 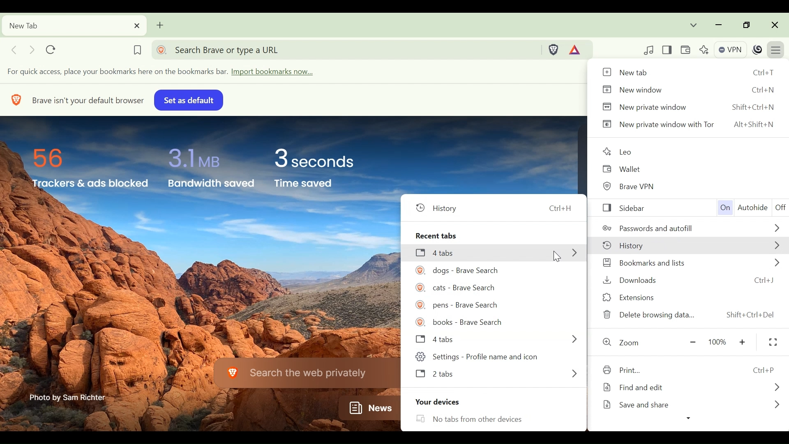 What do you see at coordinates (690, 297) in the screenshot?
I see `Extensions` at bounding box center [690, 297].